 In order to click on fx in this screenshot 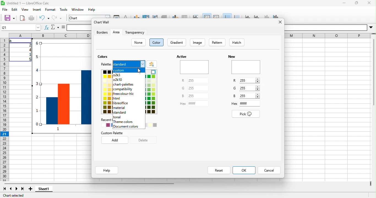, I will do `click(47, 27)`.